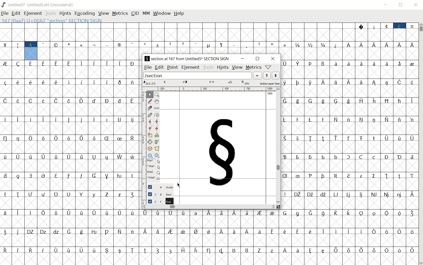  What do you see at coordinates (336, 45) in the screenshot?
I see `special symbol` at bounding box center [336, 45].